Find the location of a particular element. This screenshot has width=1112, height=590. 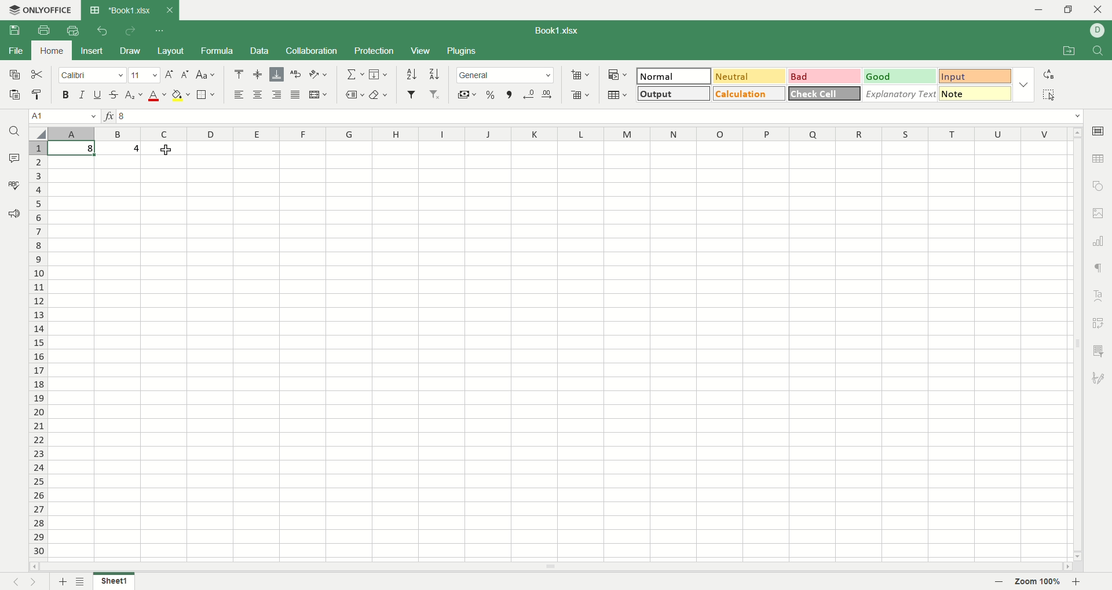

change case is located at coordinates (206, 75).